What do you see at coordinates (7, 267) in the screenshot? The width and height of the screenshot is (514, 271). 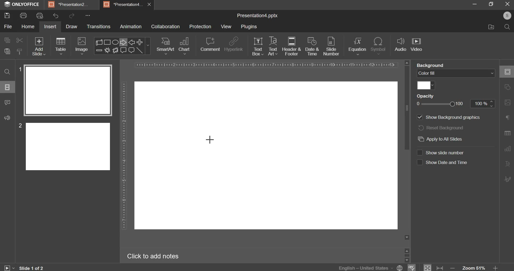 I see `play` at bounding box center [7, 267].